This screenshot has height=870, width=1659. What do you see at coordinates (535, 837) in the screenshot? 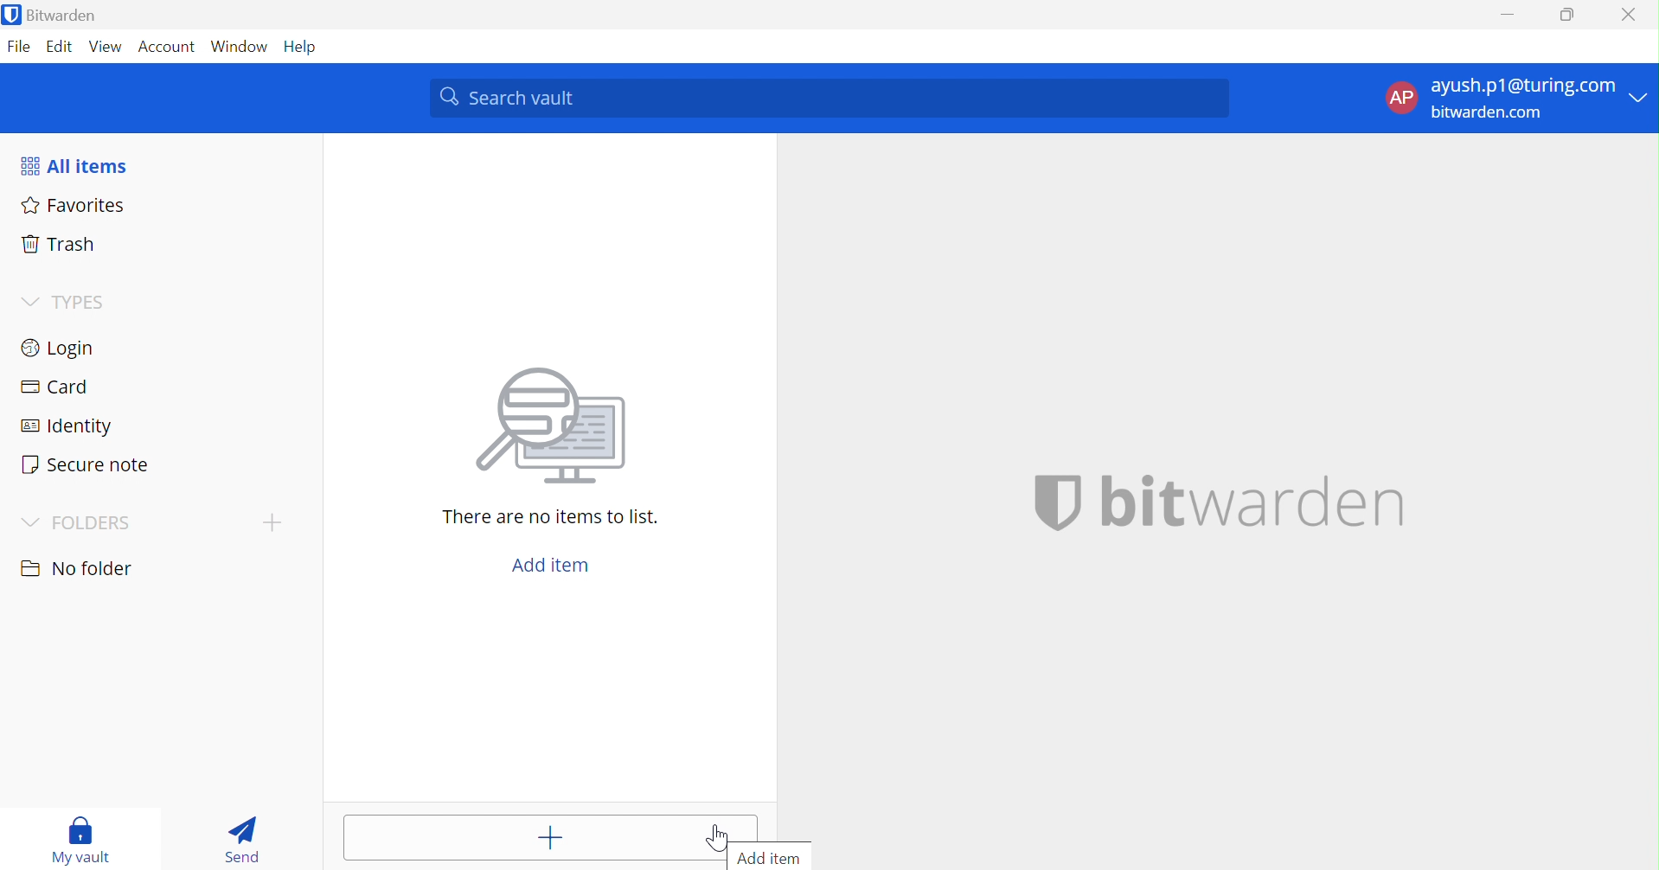
I see `Add item` at bounding box center [535, 837].